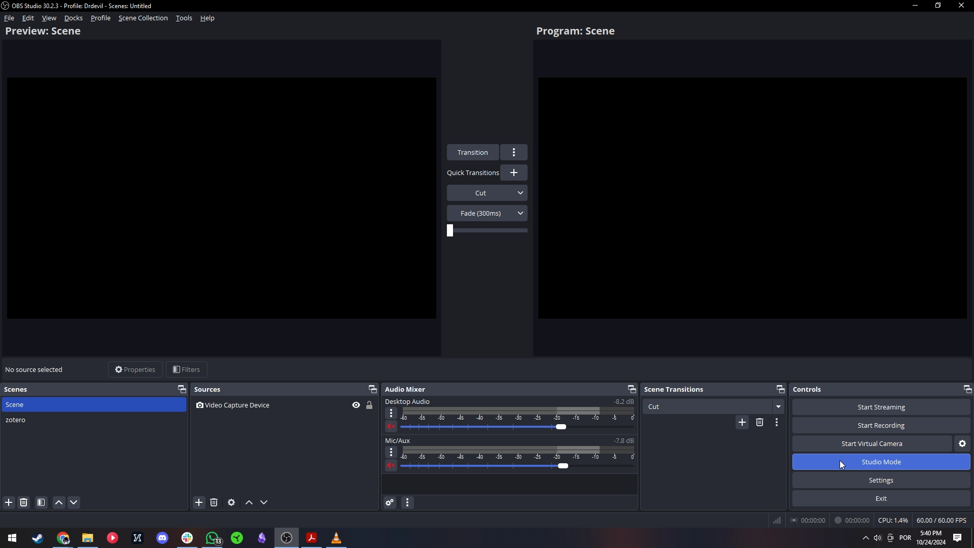 This screenshot has width=974, height=548. I want to click on Add scene, so click(10, 503).